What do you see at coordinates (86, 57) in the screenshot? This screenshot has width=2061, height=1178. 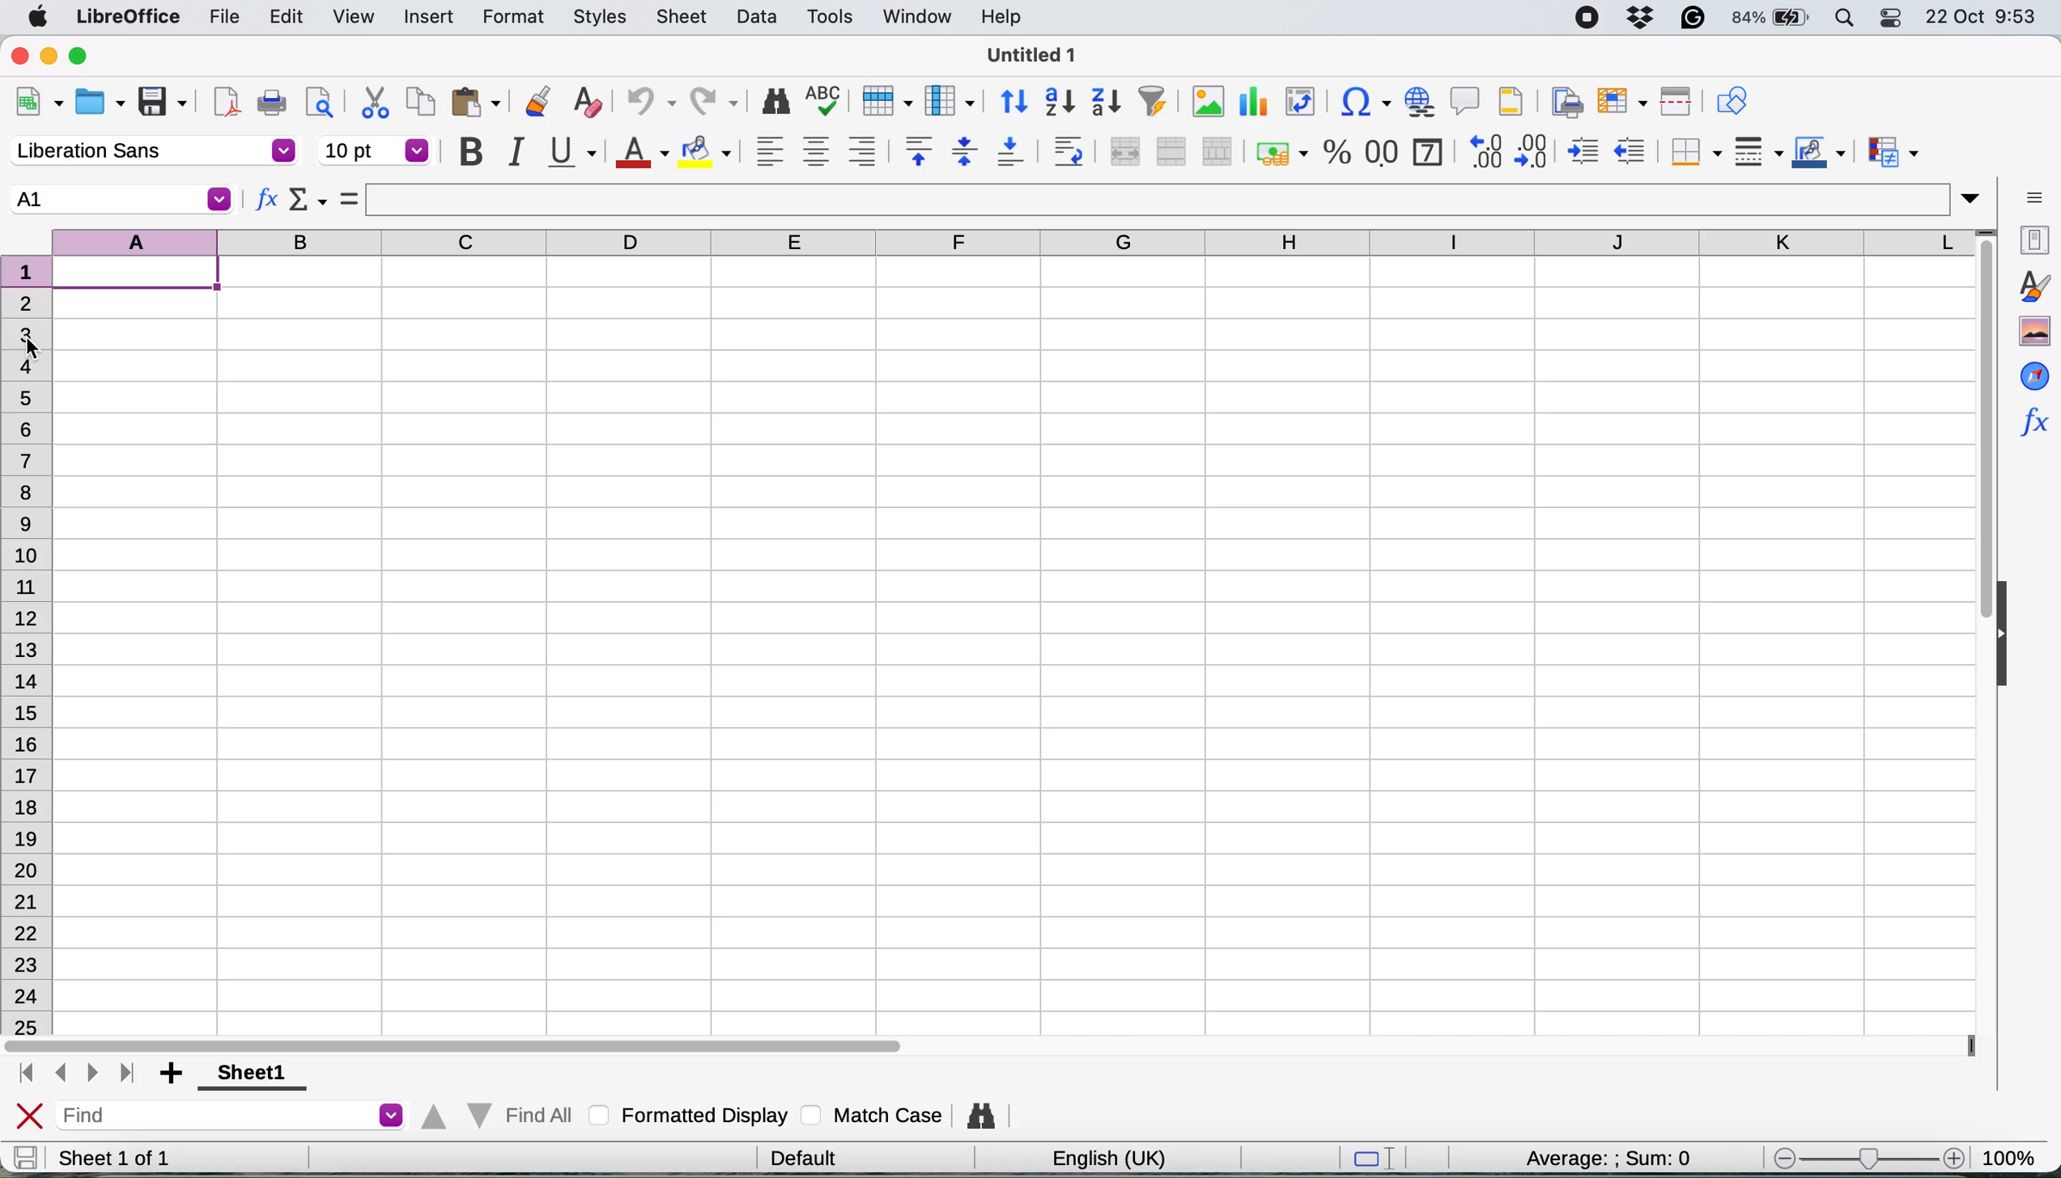 I see `maximise` at bounding box center [86, 57].